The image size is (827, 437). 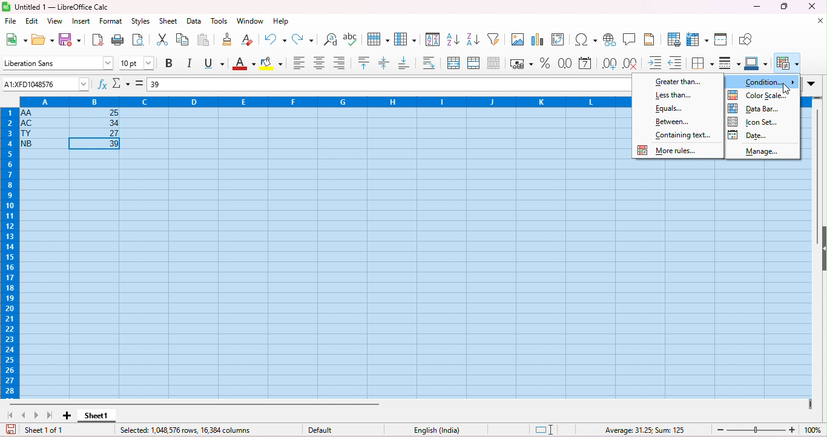 I want to click on insert comment, so click(x=631, y=39).